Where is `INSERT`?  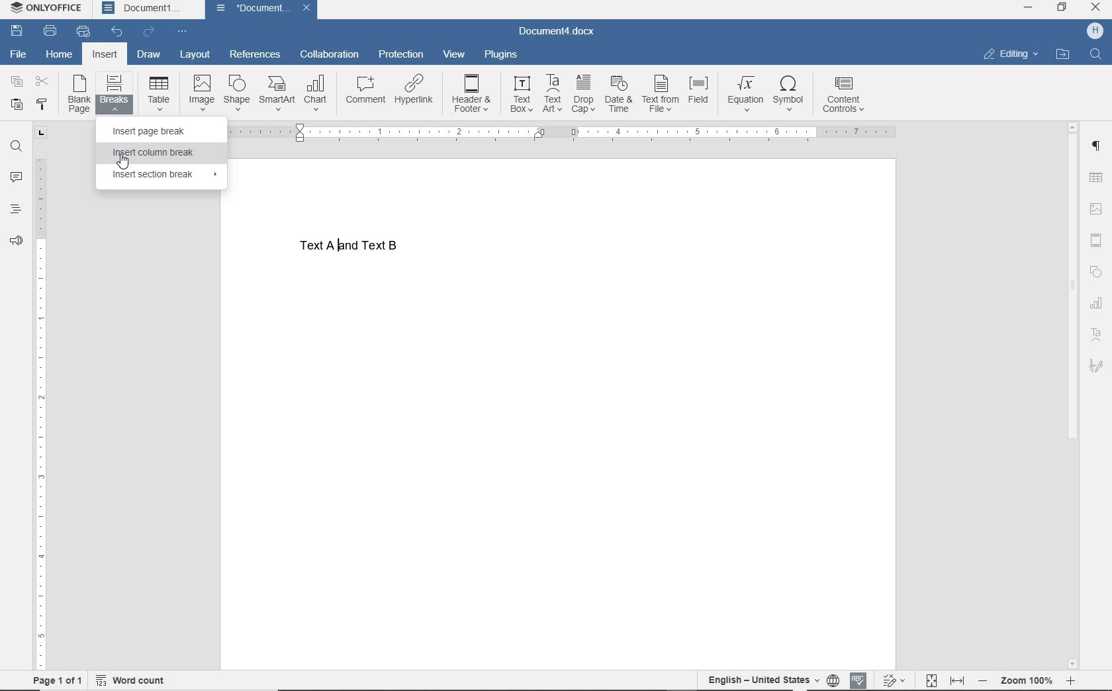 INSERT is located at coordinates (105, 56).